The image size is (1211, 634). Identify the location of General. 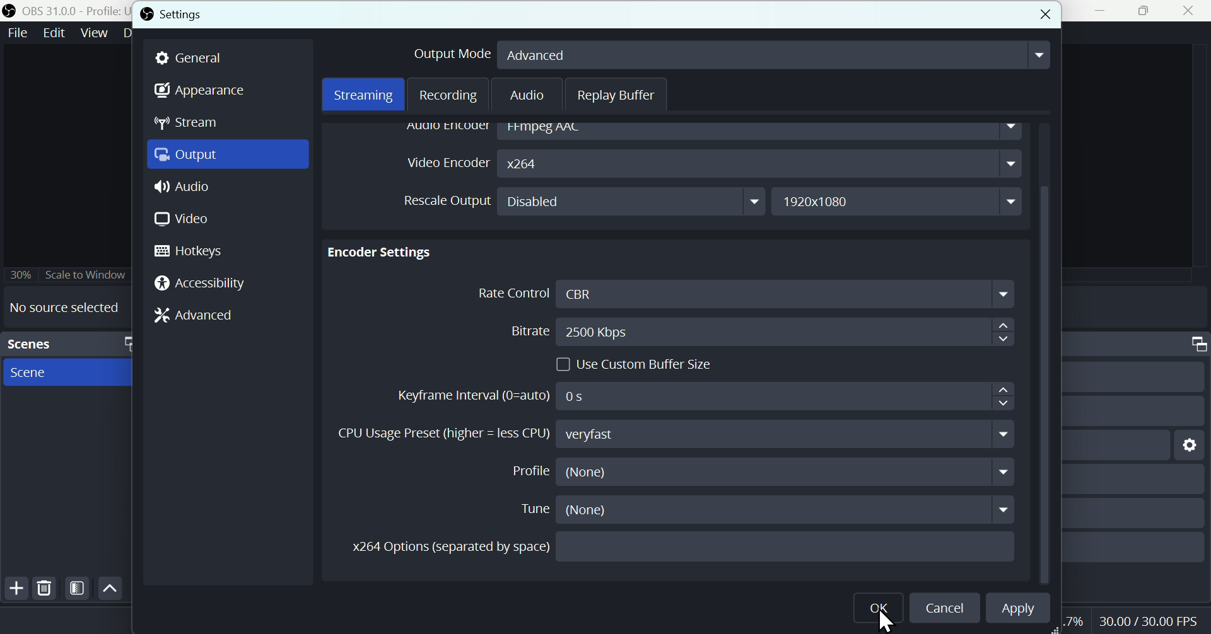
(192, 59).